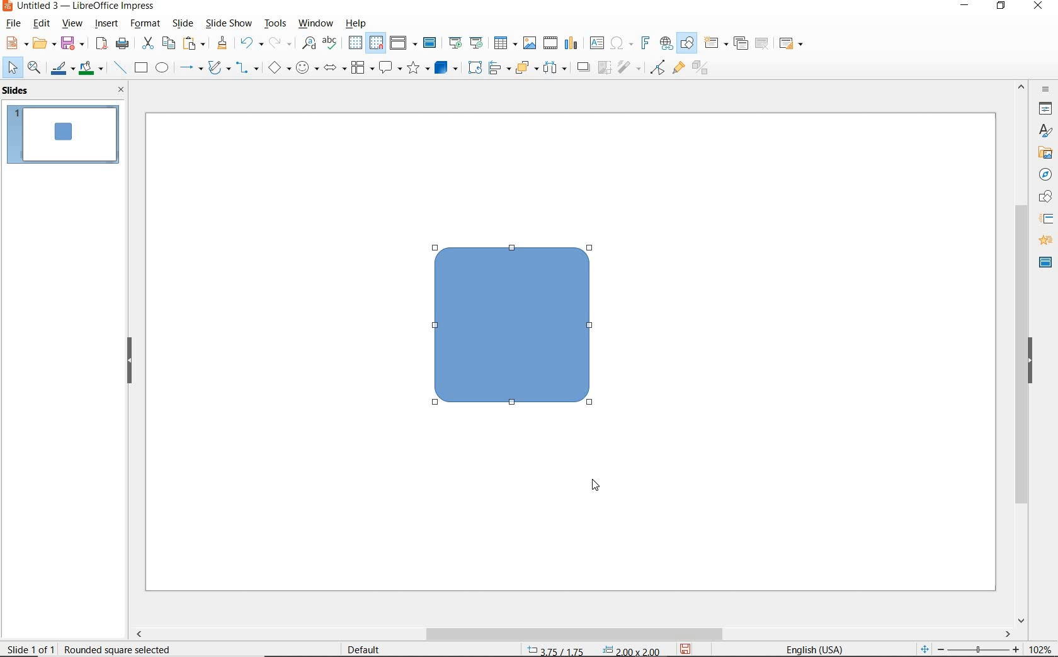  I want to click on rectangle, so click(141, 67).